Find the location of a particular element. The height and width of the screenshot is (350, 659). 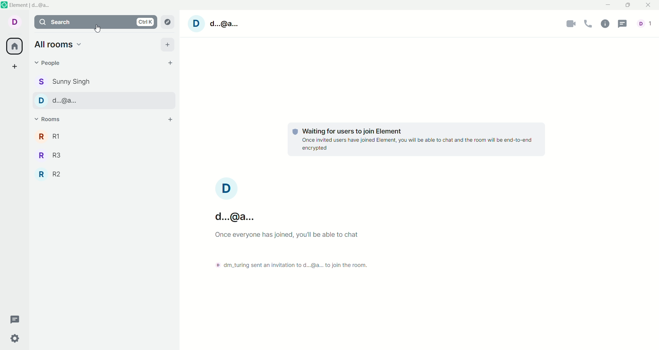

element is located at coordinates (32, 5).